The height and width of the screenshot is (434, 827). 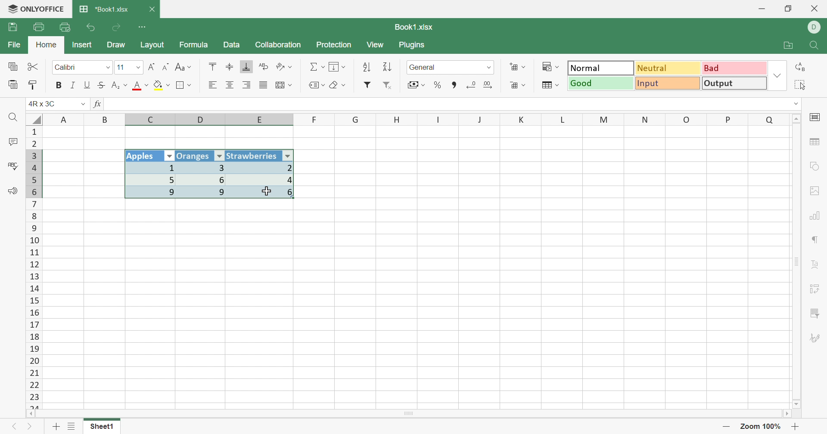 What do you see at coordinates (414, 46) in the screenshot?
I see `Plugins` at bounding box center [414, 46].